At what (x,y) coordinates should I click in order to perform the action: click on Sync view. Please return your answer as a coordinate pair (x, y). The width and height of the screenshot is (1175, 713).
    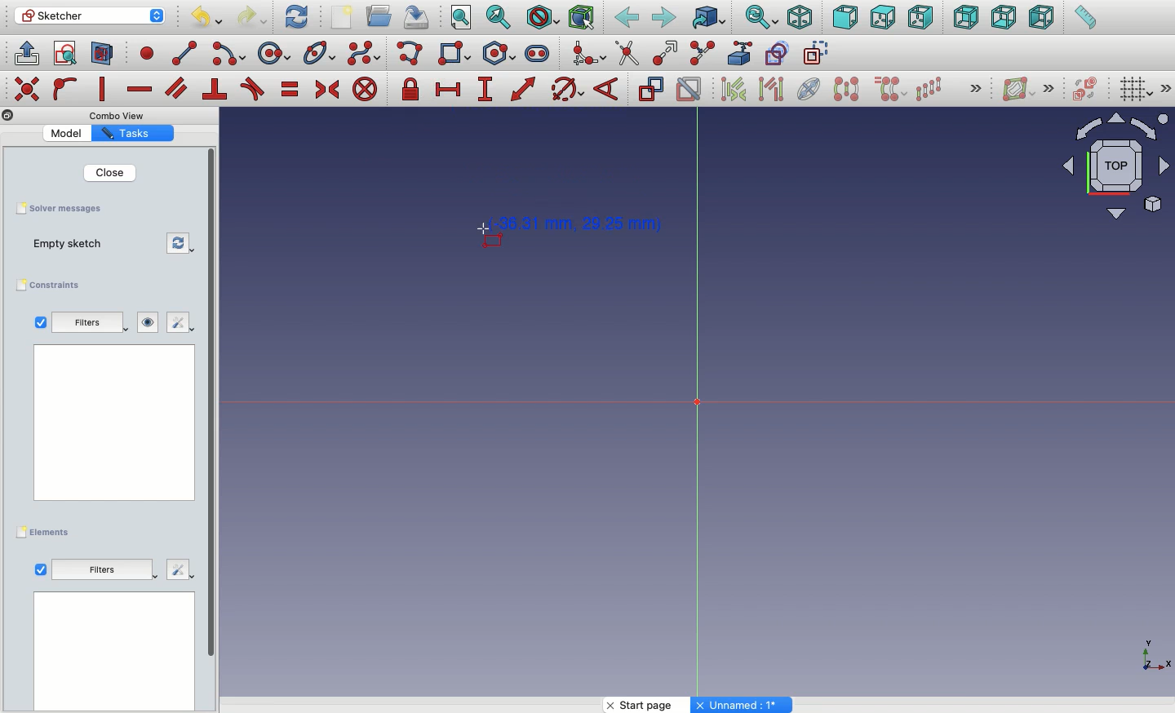
    Looking at the image, I should click on (760, 18).